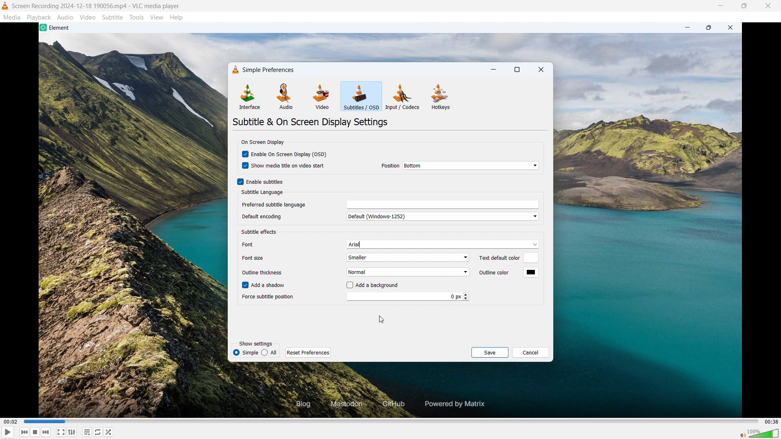 Image resolution: width=781 pixels, height=439 pixels. Describe the element at coordinates (744, 6) in the screenshot. I see `maximize` at that location.